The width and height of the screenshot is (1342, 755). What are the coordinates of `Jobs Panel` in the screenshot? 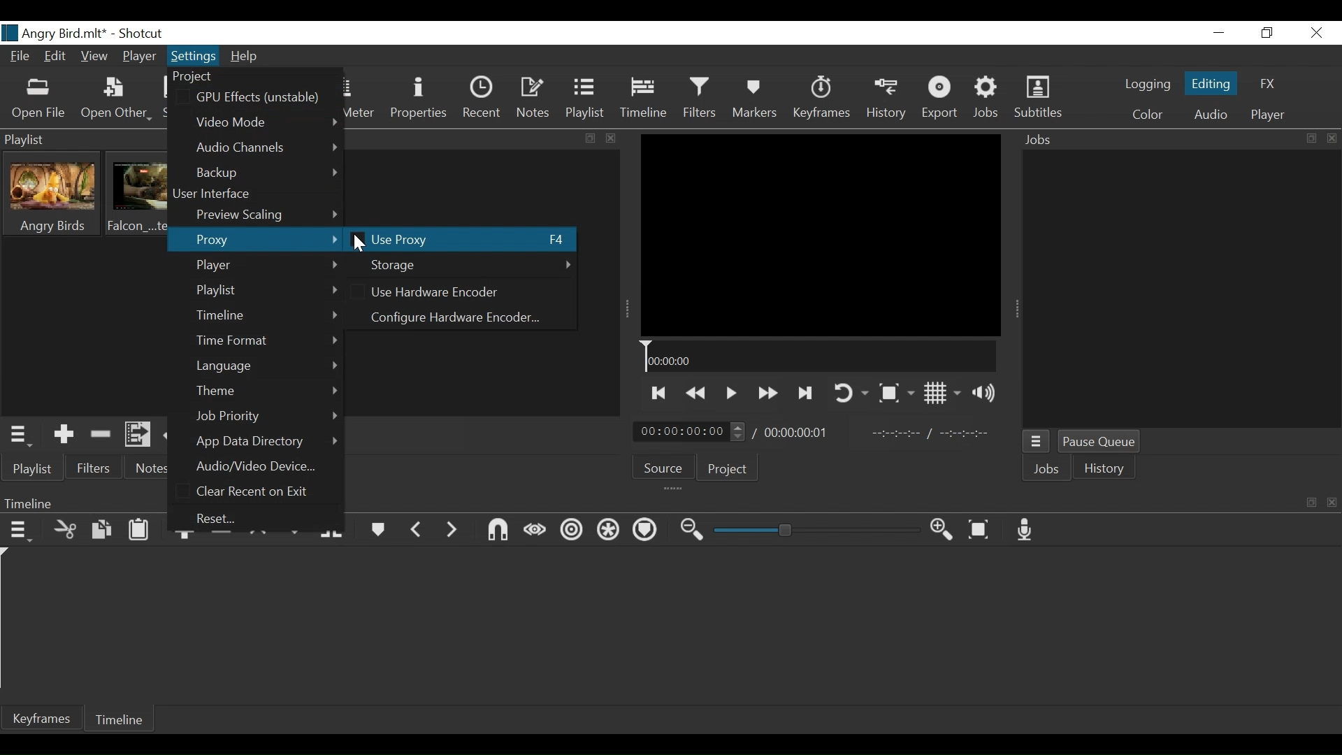 It's located at (1178, 141).